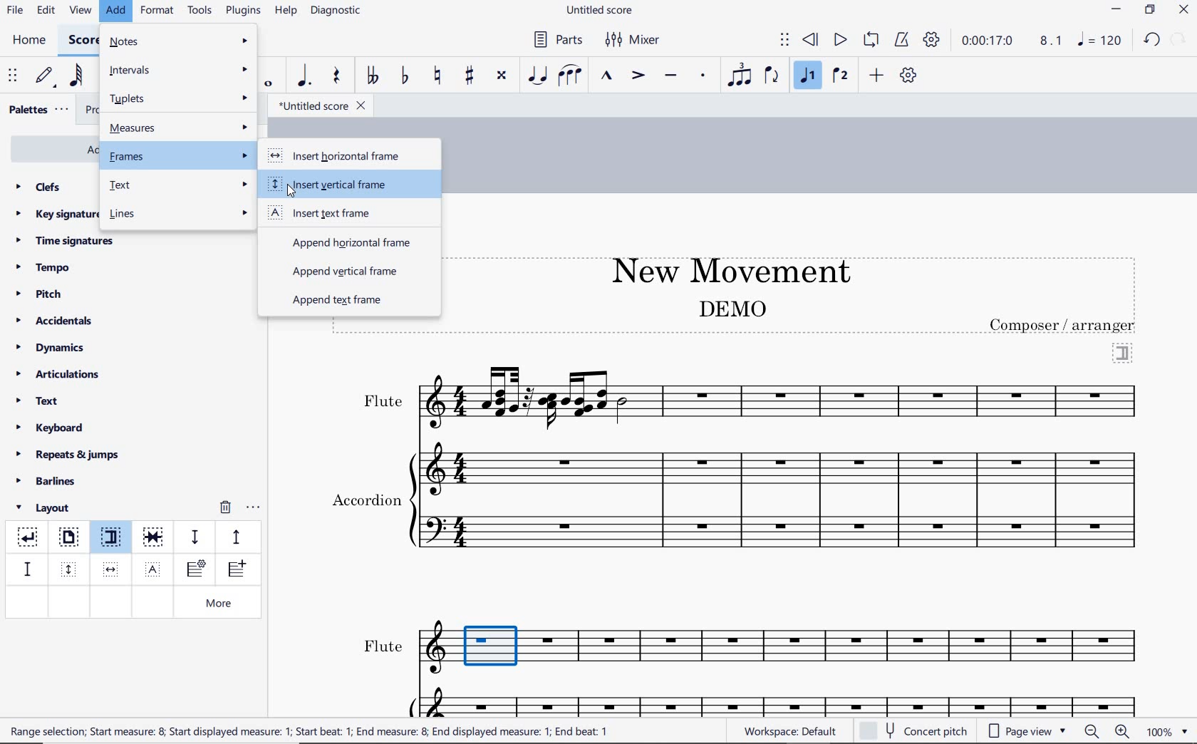 The height and width of the screenshot is (744, 1197). What do you see at coordinates (341, 242) in the screenshot?
I see `append horizontal frame` at bounding box center [341, 242].